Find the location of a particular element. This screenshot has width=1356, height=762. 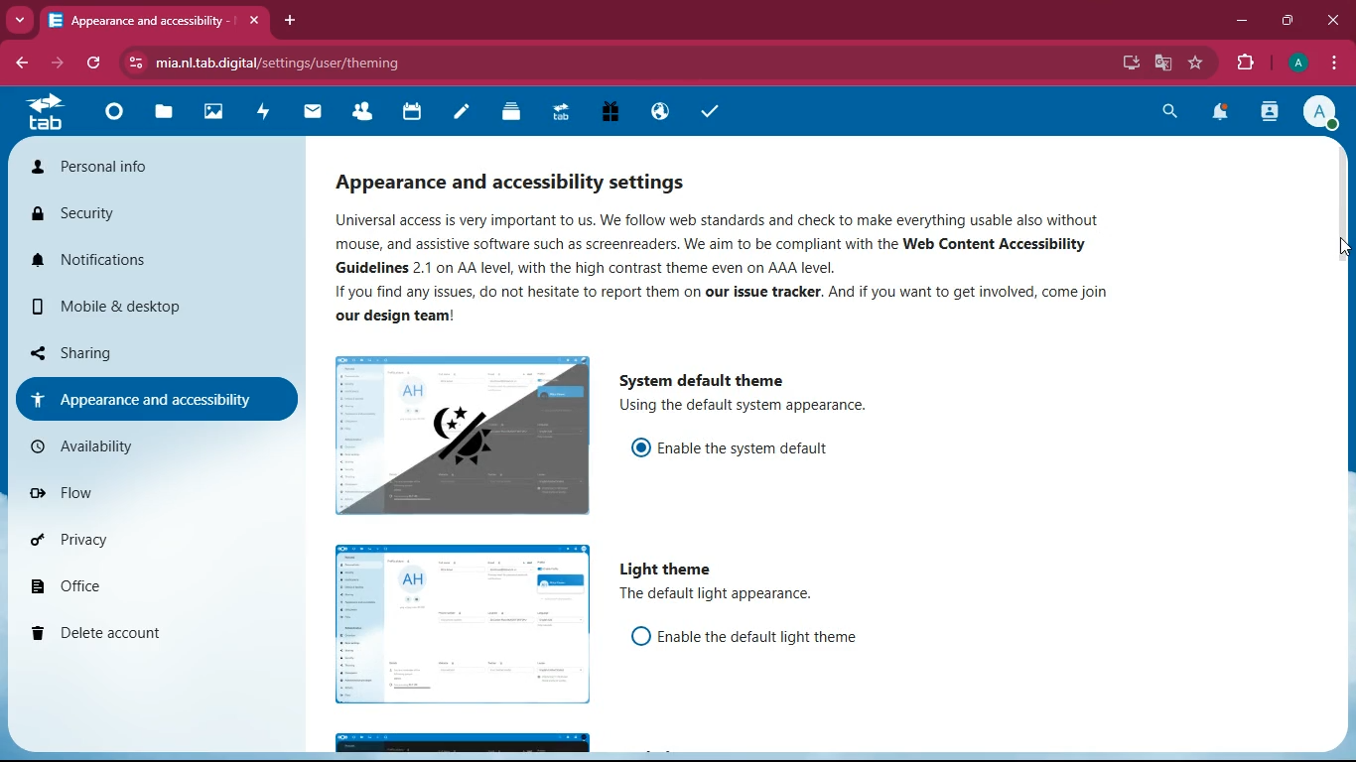

extension is located at coordinates (1243, 63).